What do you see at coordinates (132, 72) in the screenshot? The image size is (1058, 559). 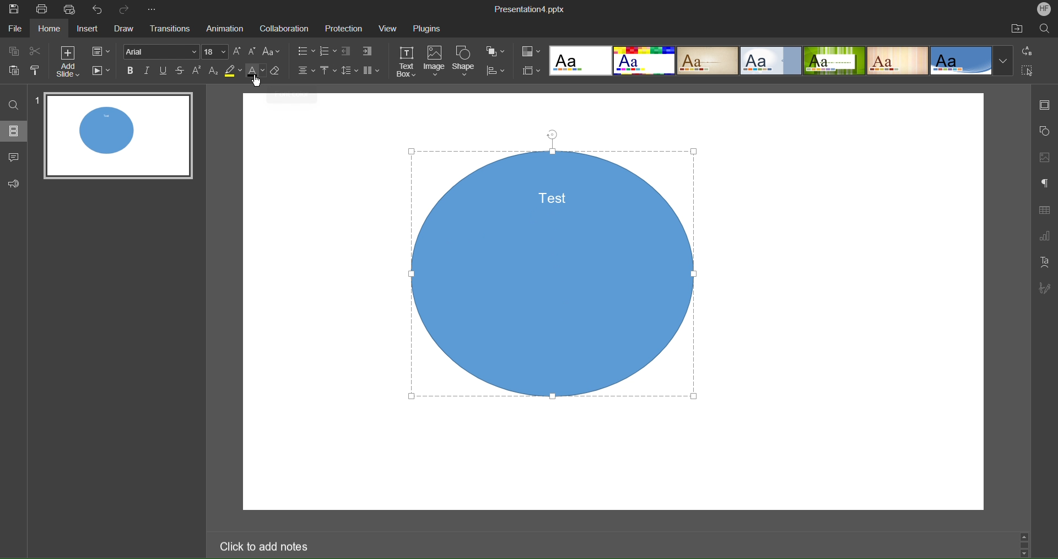 I see `Bold` at bounding box center [132, 72].